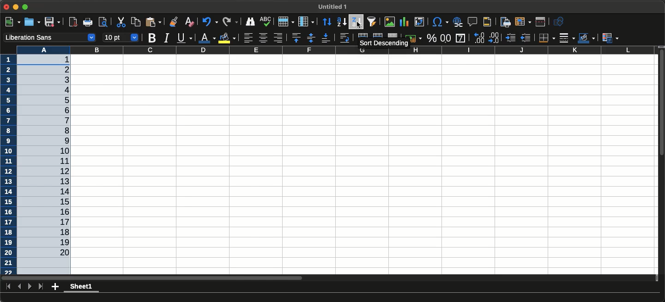 The height and width of the screenshot is (302, 665). Describe the element at coordinates (504, 22) in the screenshot. I see `Define print area` at that location.